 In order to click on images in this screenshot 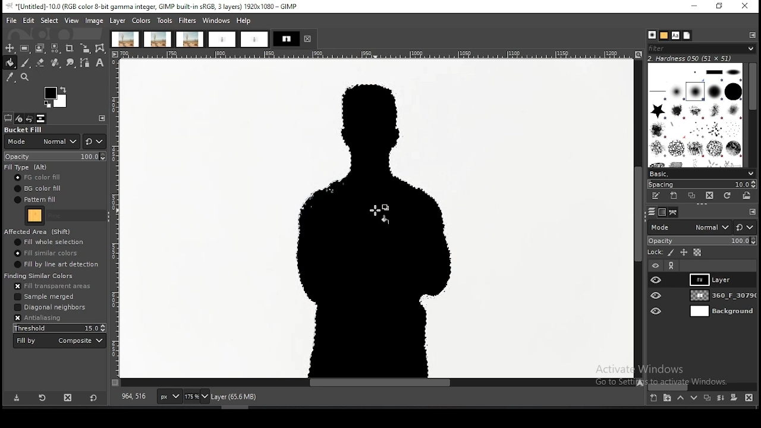, I will do `click(41, 119)`.